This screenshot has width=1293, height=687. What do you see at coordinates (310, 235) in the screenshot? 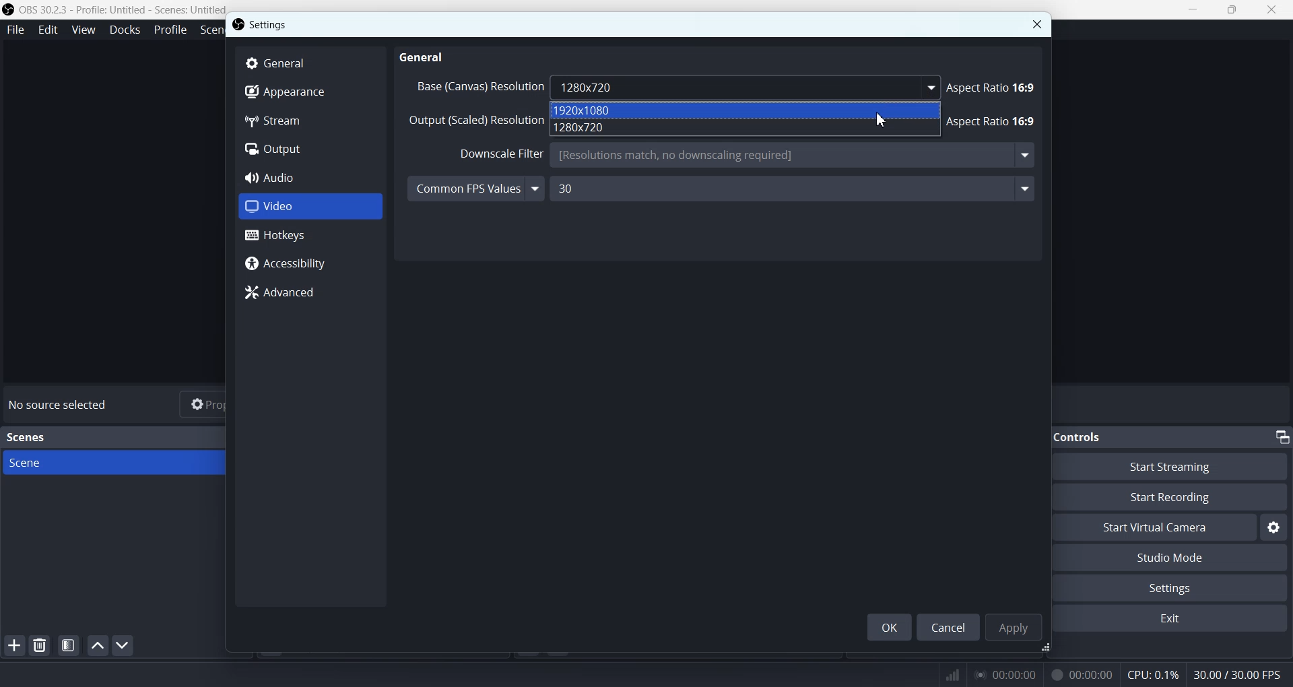
I see `Hotkeys` at bounding box center [310, 235].